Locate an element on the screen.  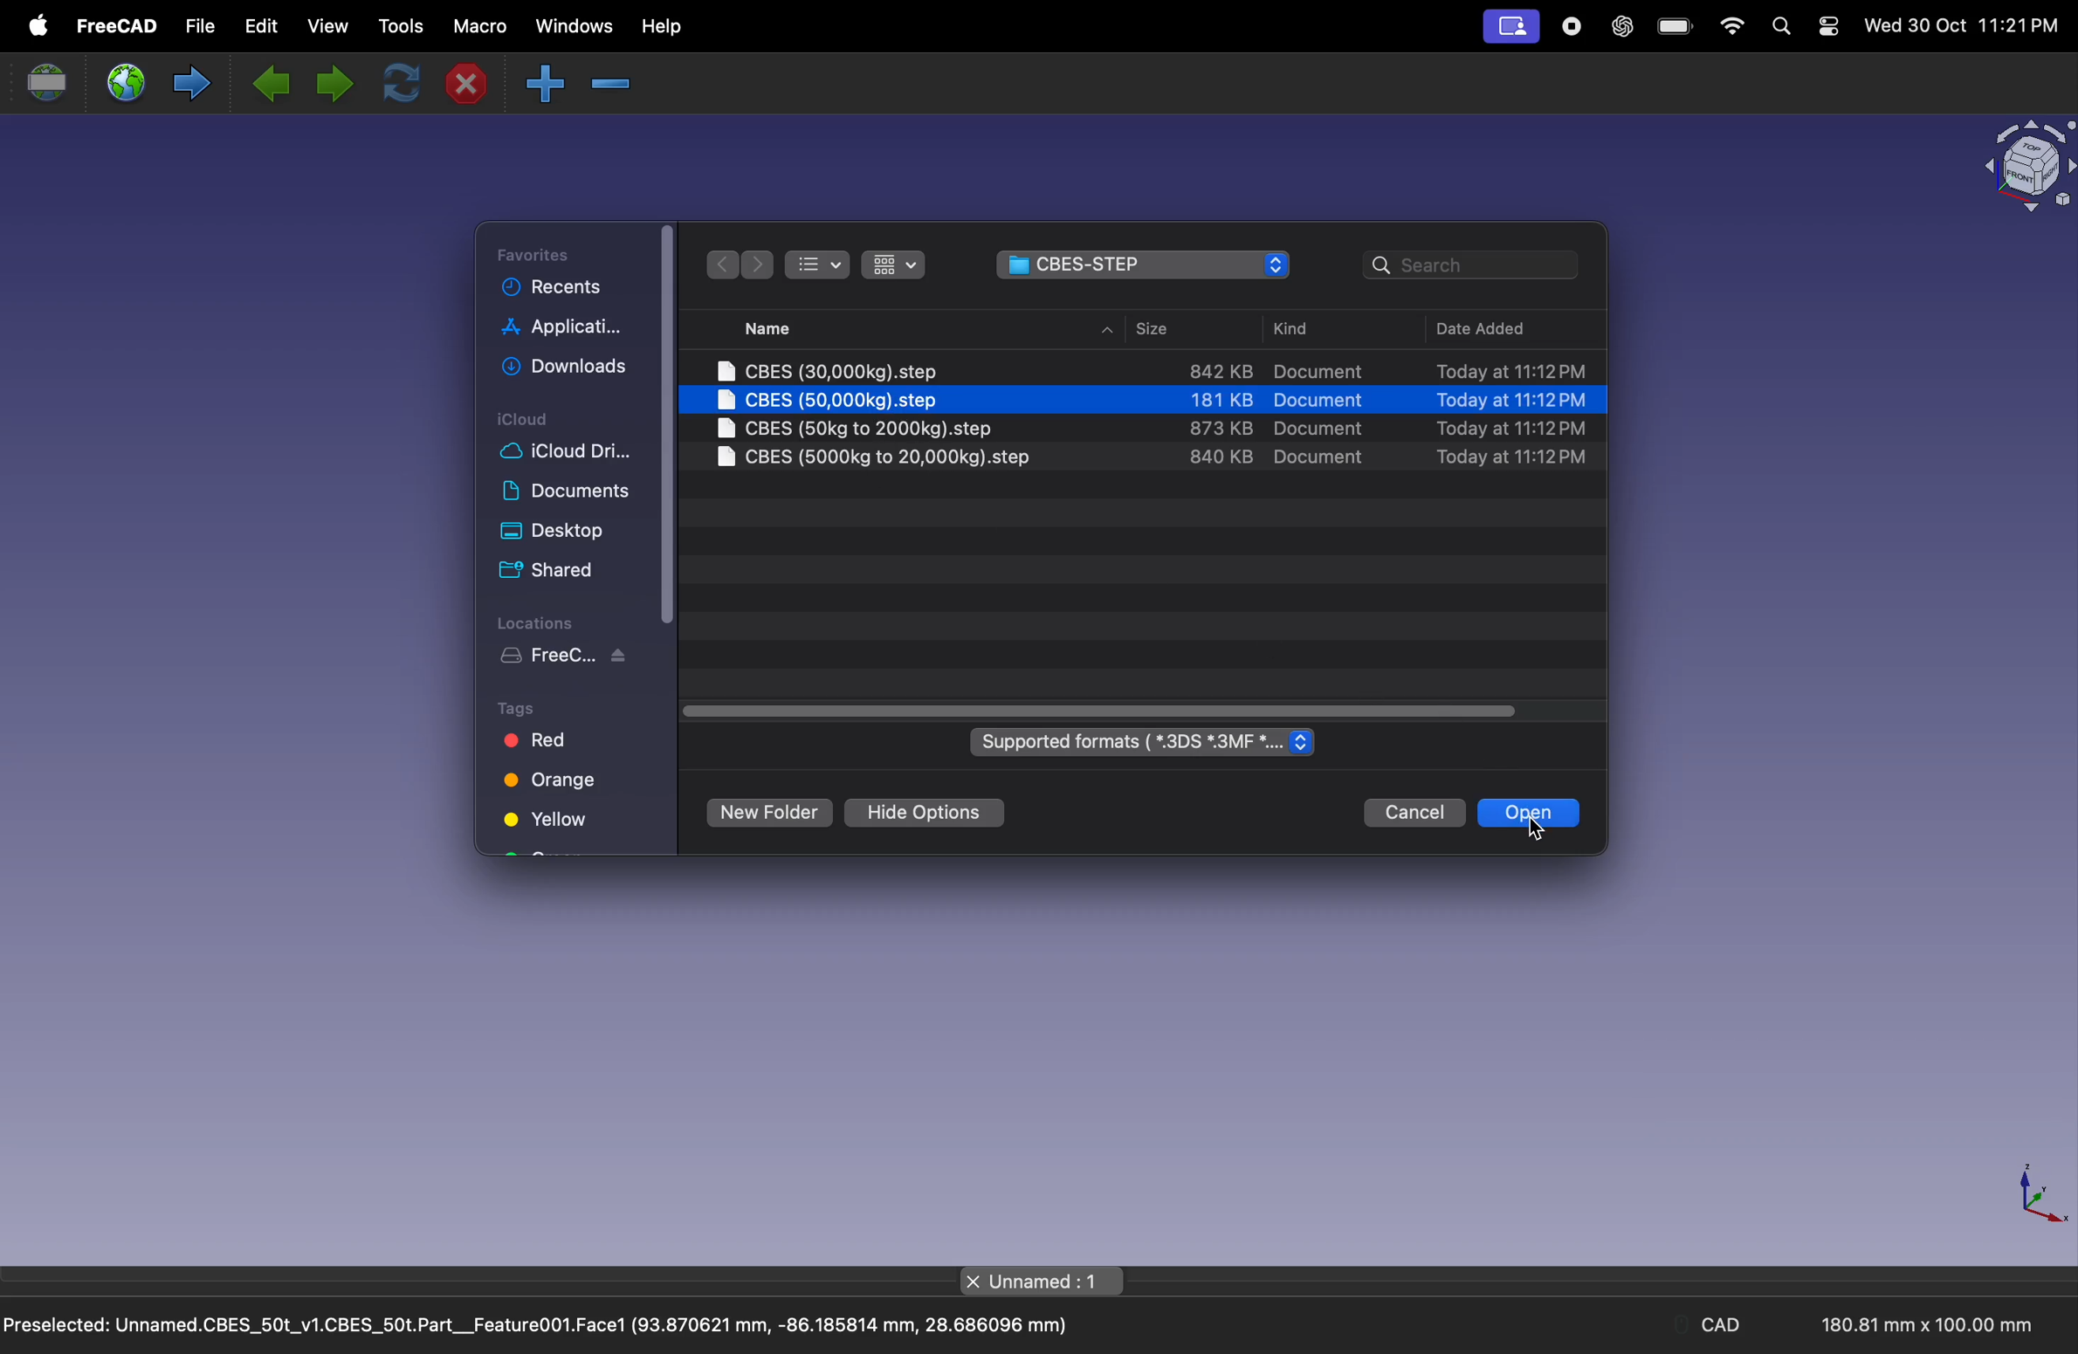
open is located at coordinates (1533, 811).